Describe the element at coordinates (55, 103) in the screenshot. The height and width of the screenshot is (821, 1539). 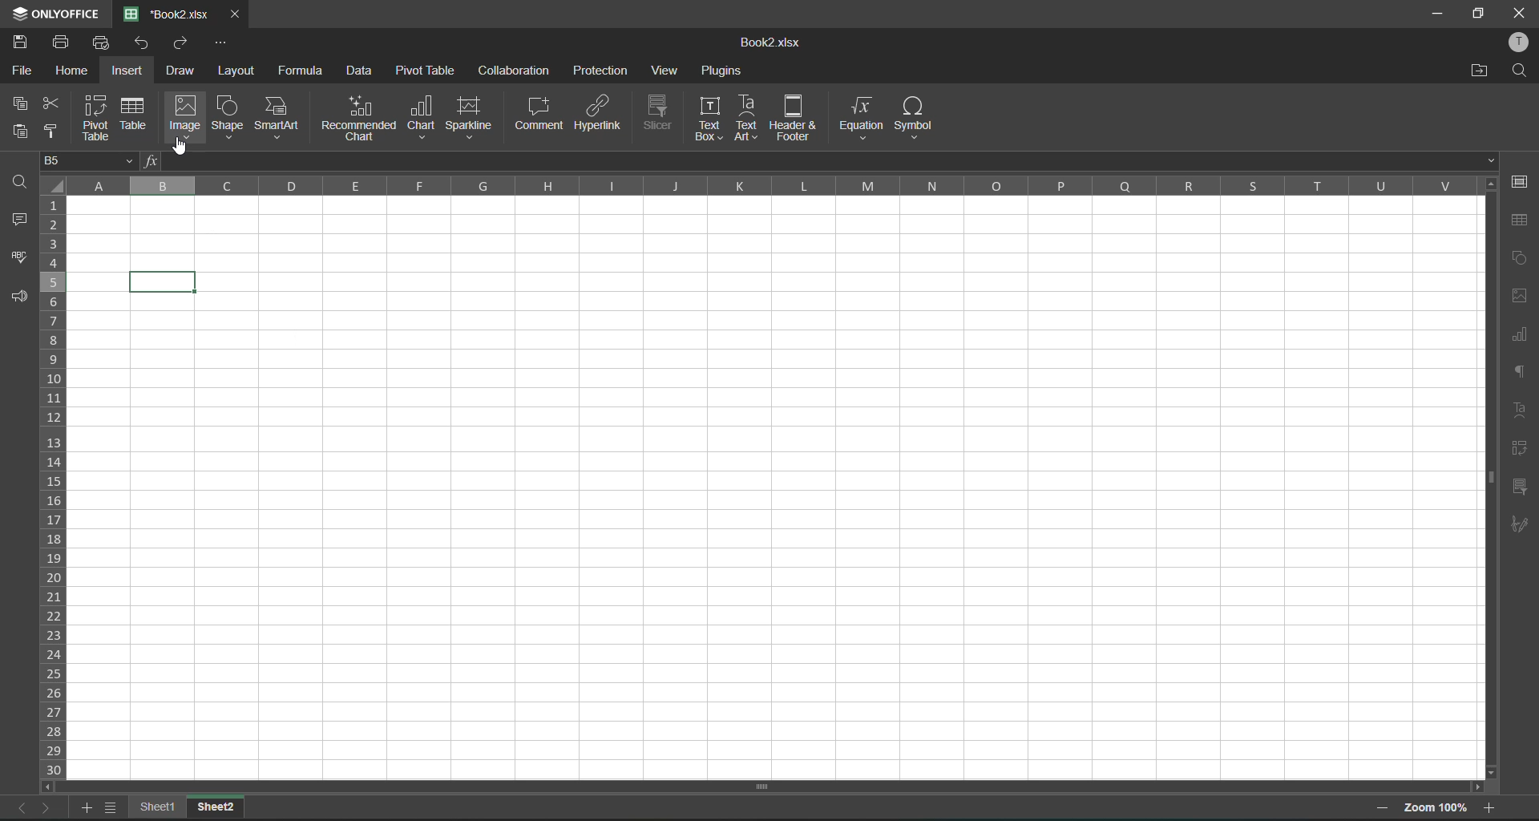
I see `cut` at that location.